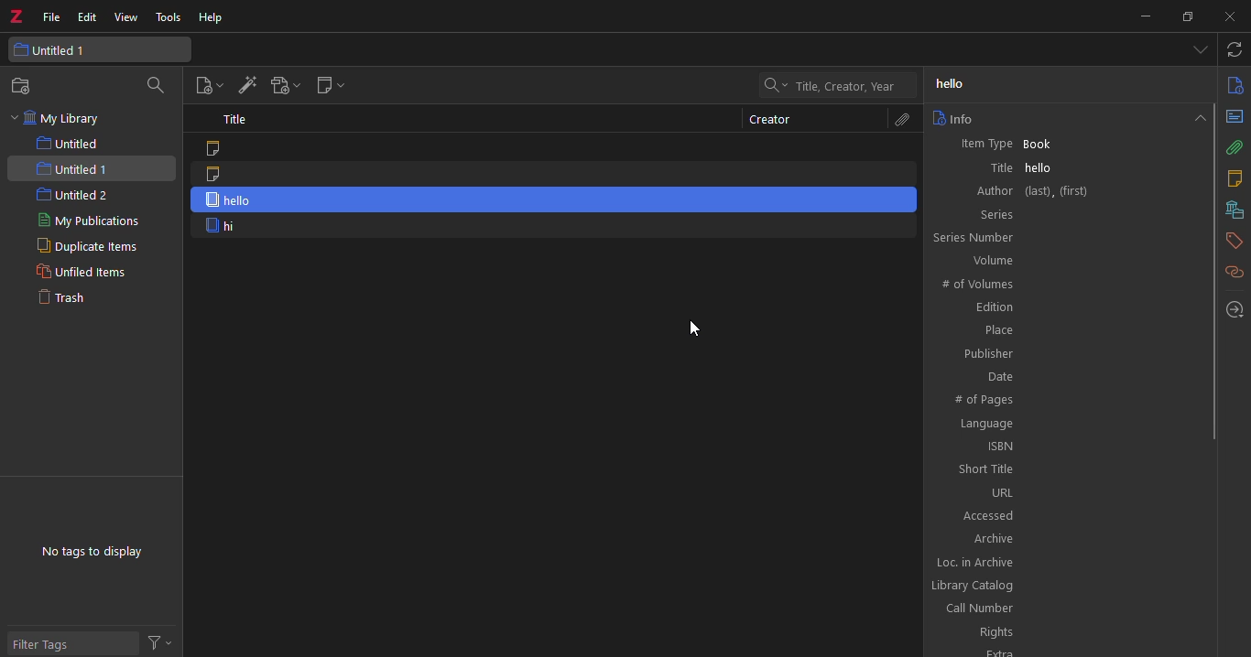  Describe the element at coordinates (1066, 354) in the screenshot. I see `publisher` at that location.